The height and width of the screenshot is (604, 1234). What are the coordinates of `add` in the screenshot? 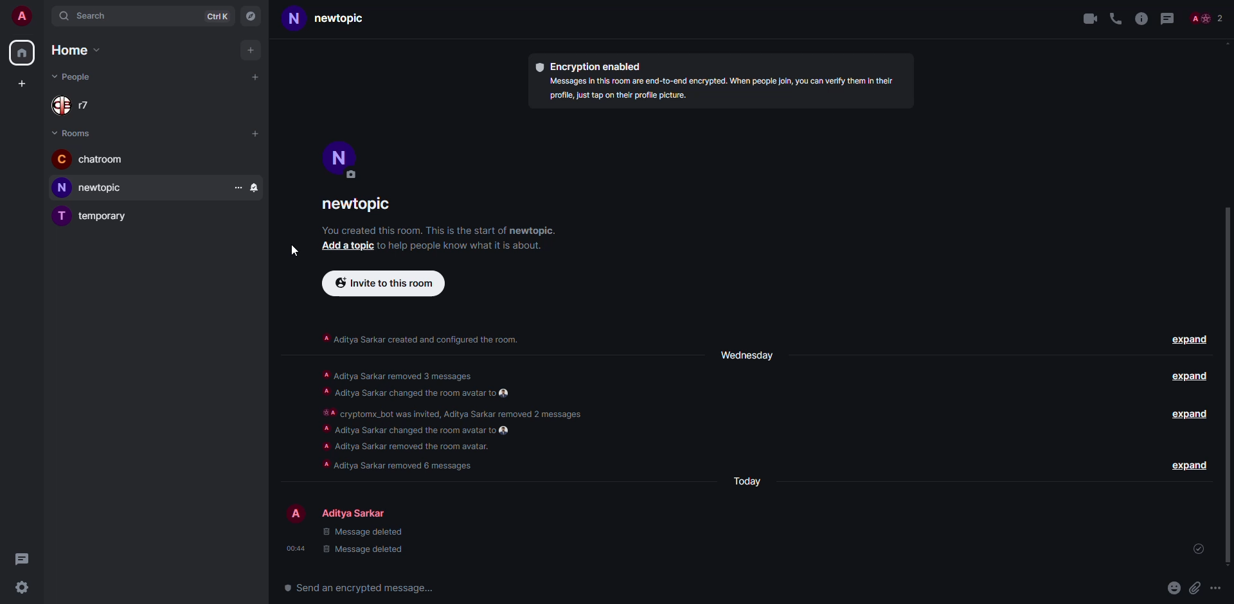 It's located at (256, 76).